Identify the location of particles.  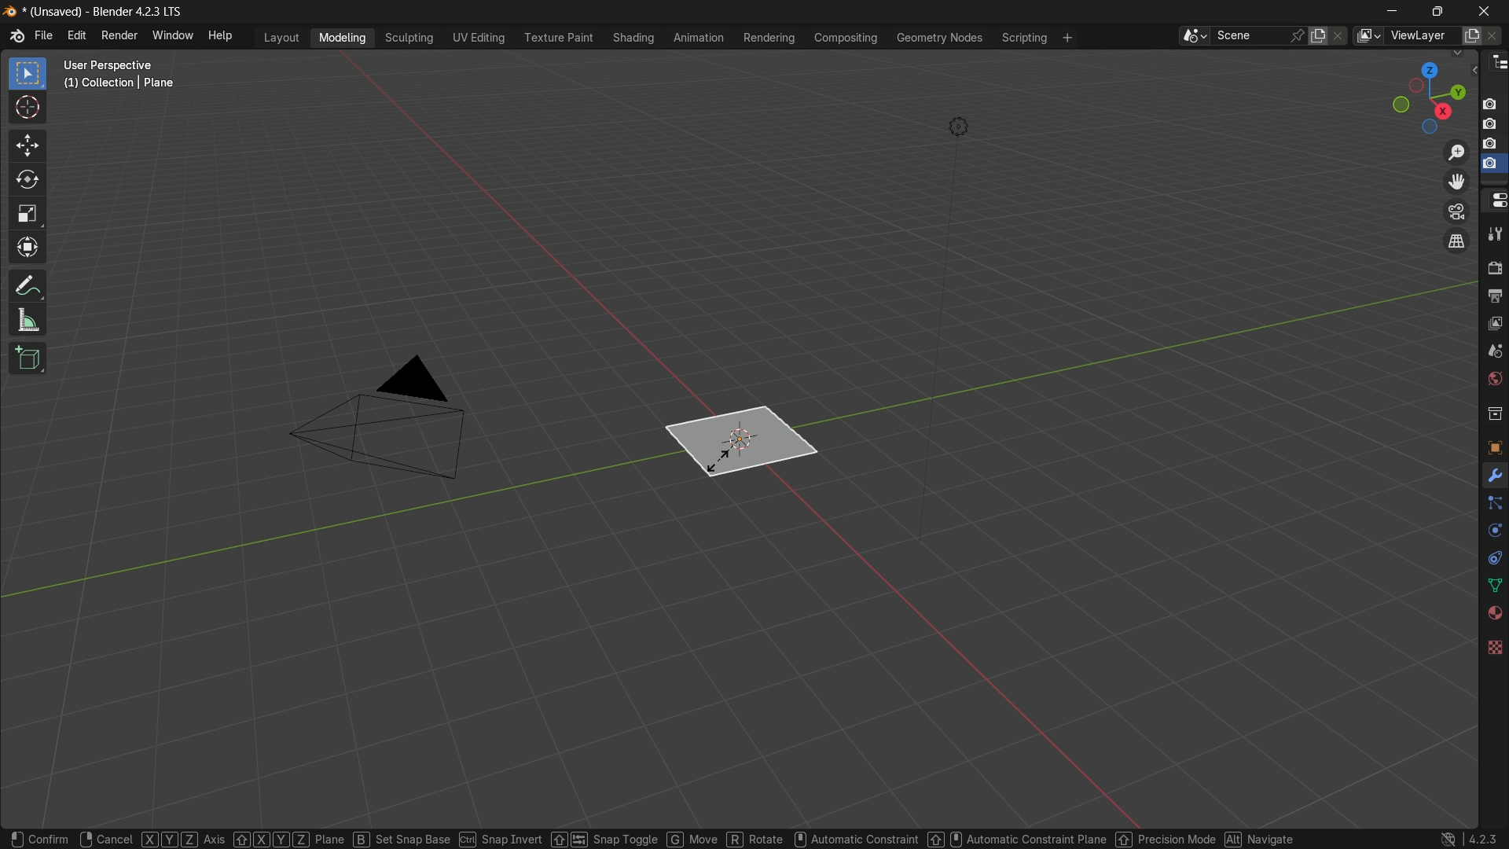
(1495, 505).